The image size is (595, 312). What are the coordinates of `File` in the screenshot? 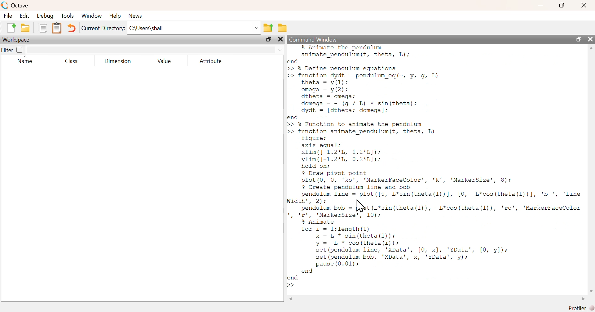 It's located at (7, 16).